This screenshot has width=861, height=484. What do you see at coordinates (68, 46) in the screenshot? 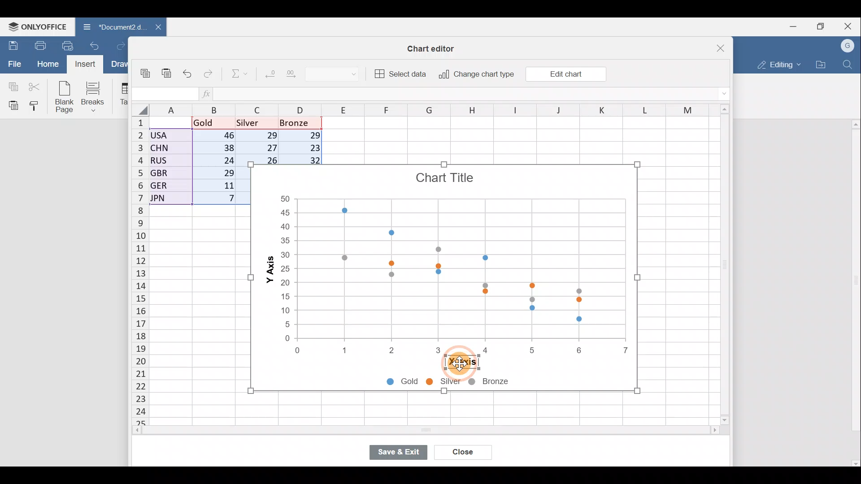
I see `Quick print` at bounding box center [68, 46].